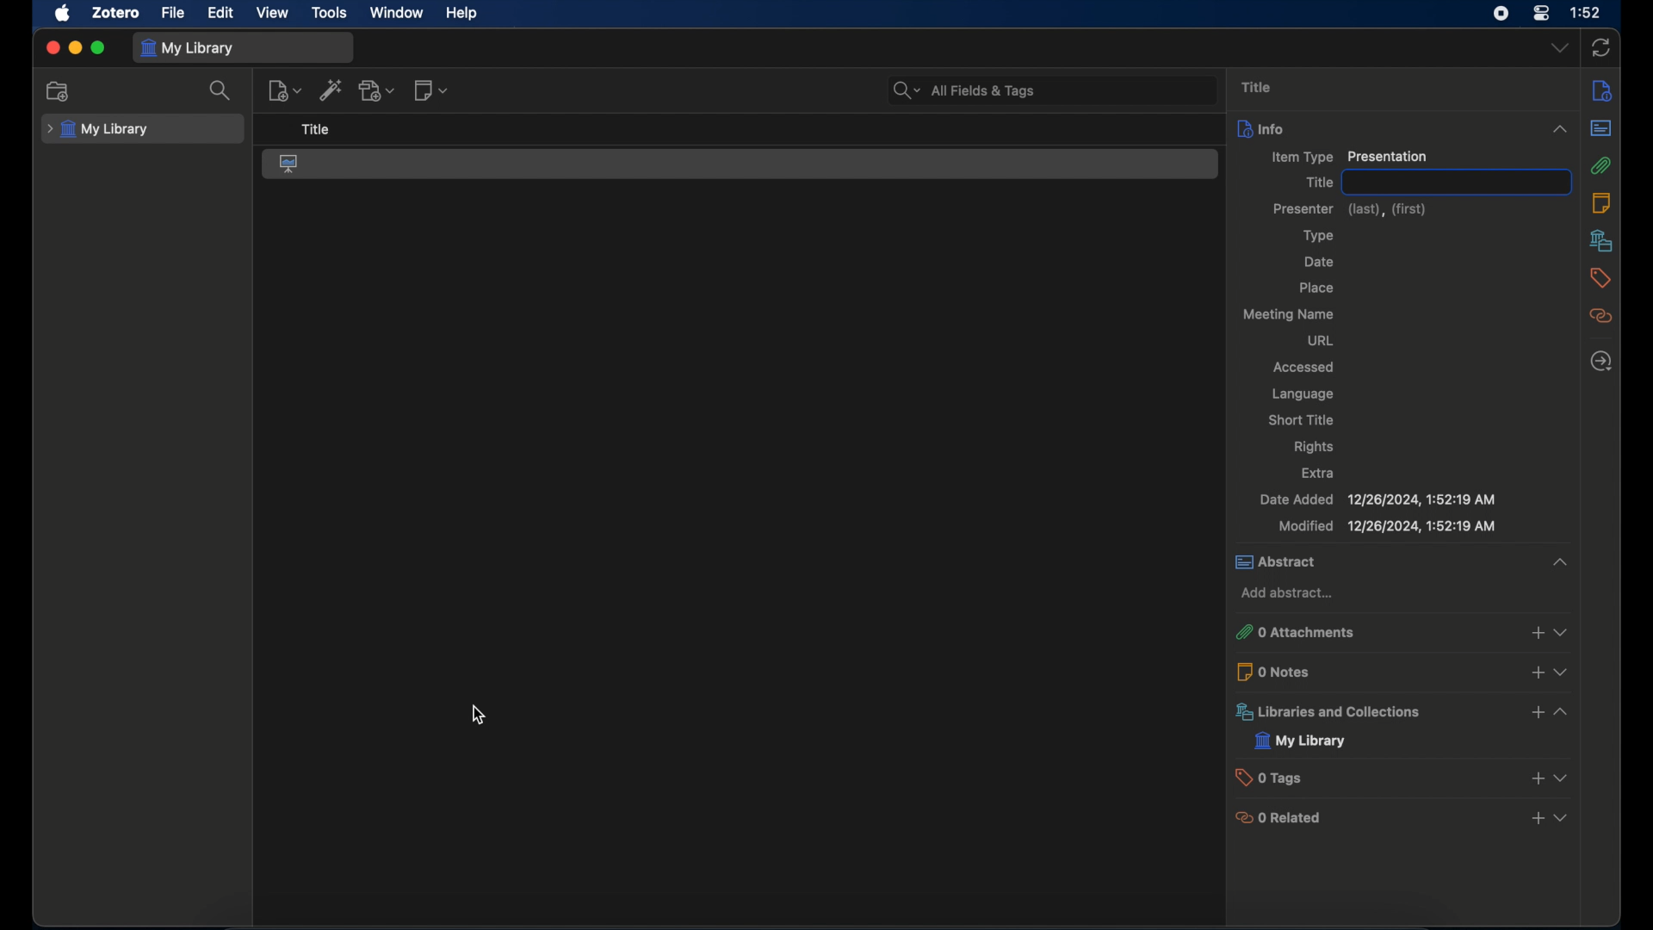 Image resolution: width=1653 pixels, height=930 pixels. Describe the element at coordinates (1601, 203) in the screenshot. I see `notes` at that location.